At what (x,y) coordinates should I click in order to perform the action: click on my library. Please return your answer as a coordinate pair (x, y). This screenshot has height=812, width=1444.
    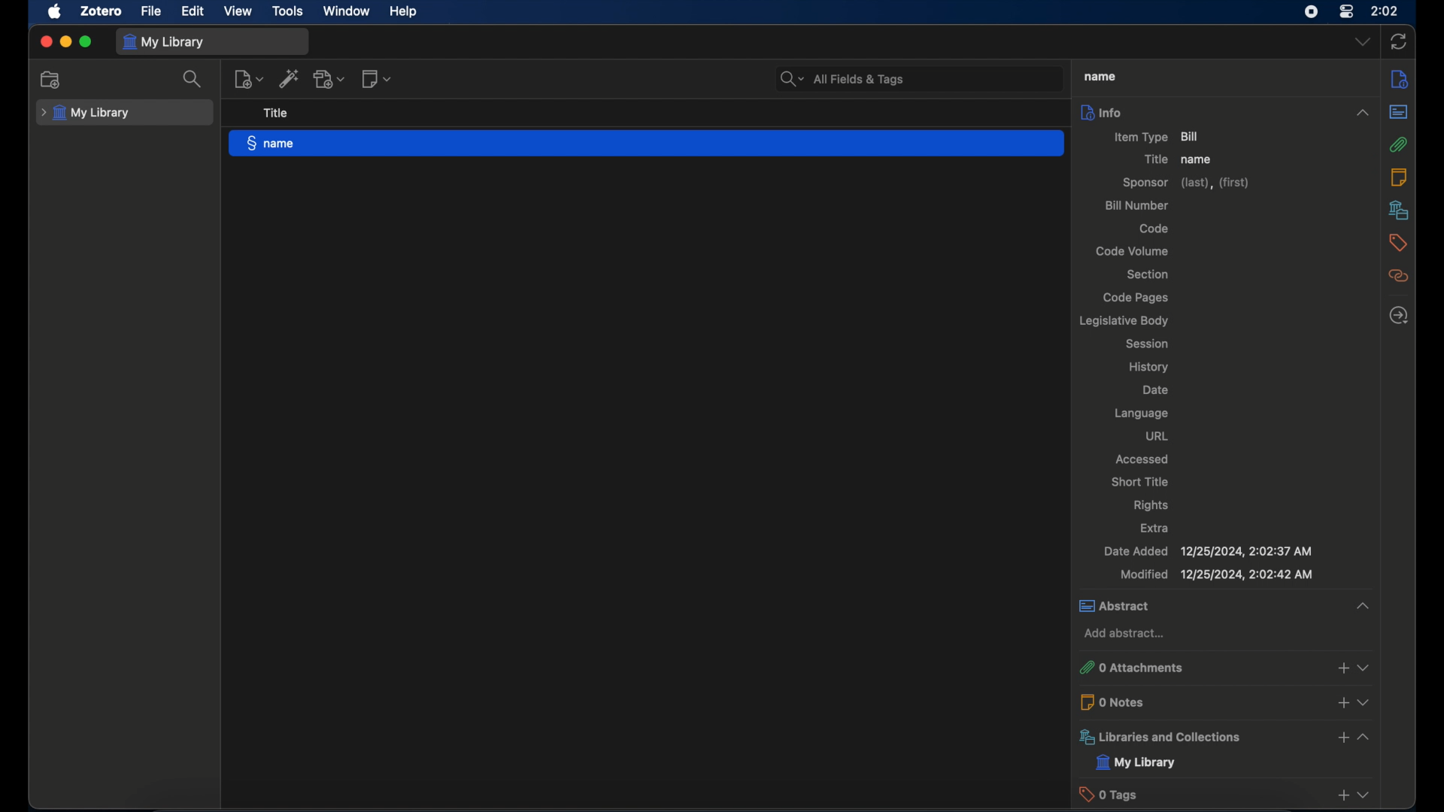
    Looking at the image, I should click on (1136, 763).